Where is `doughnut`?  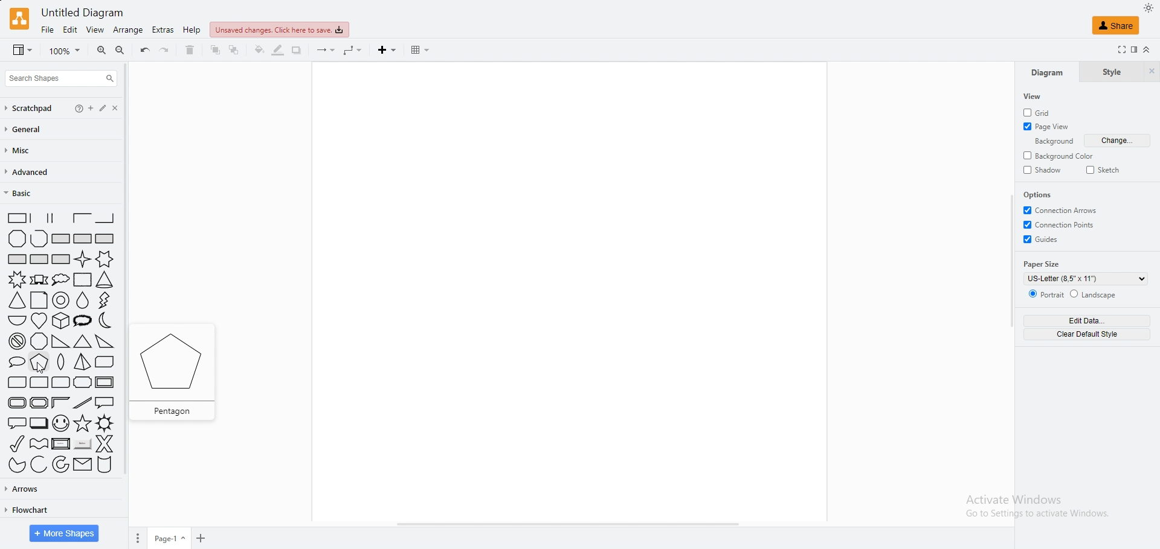
doughnut is located at coordinates (62, 301).